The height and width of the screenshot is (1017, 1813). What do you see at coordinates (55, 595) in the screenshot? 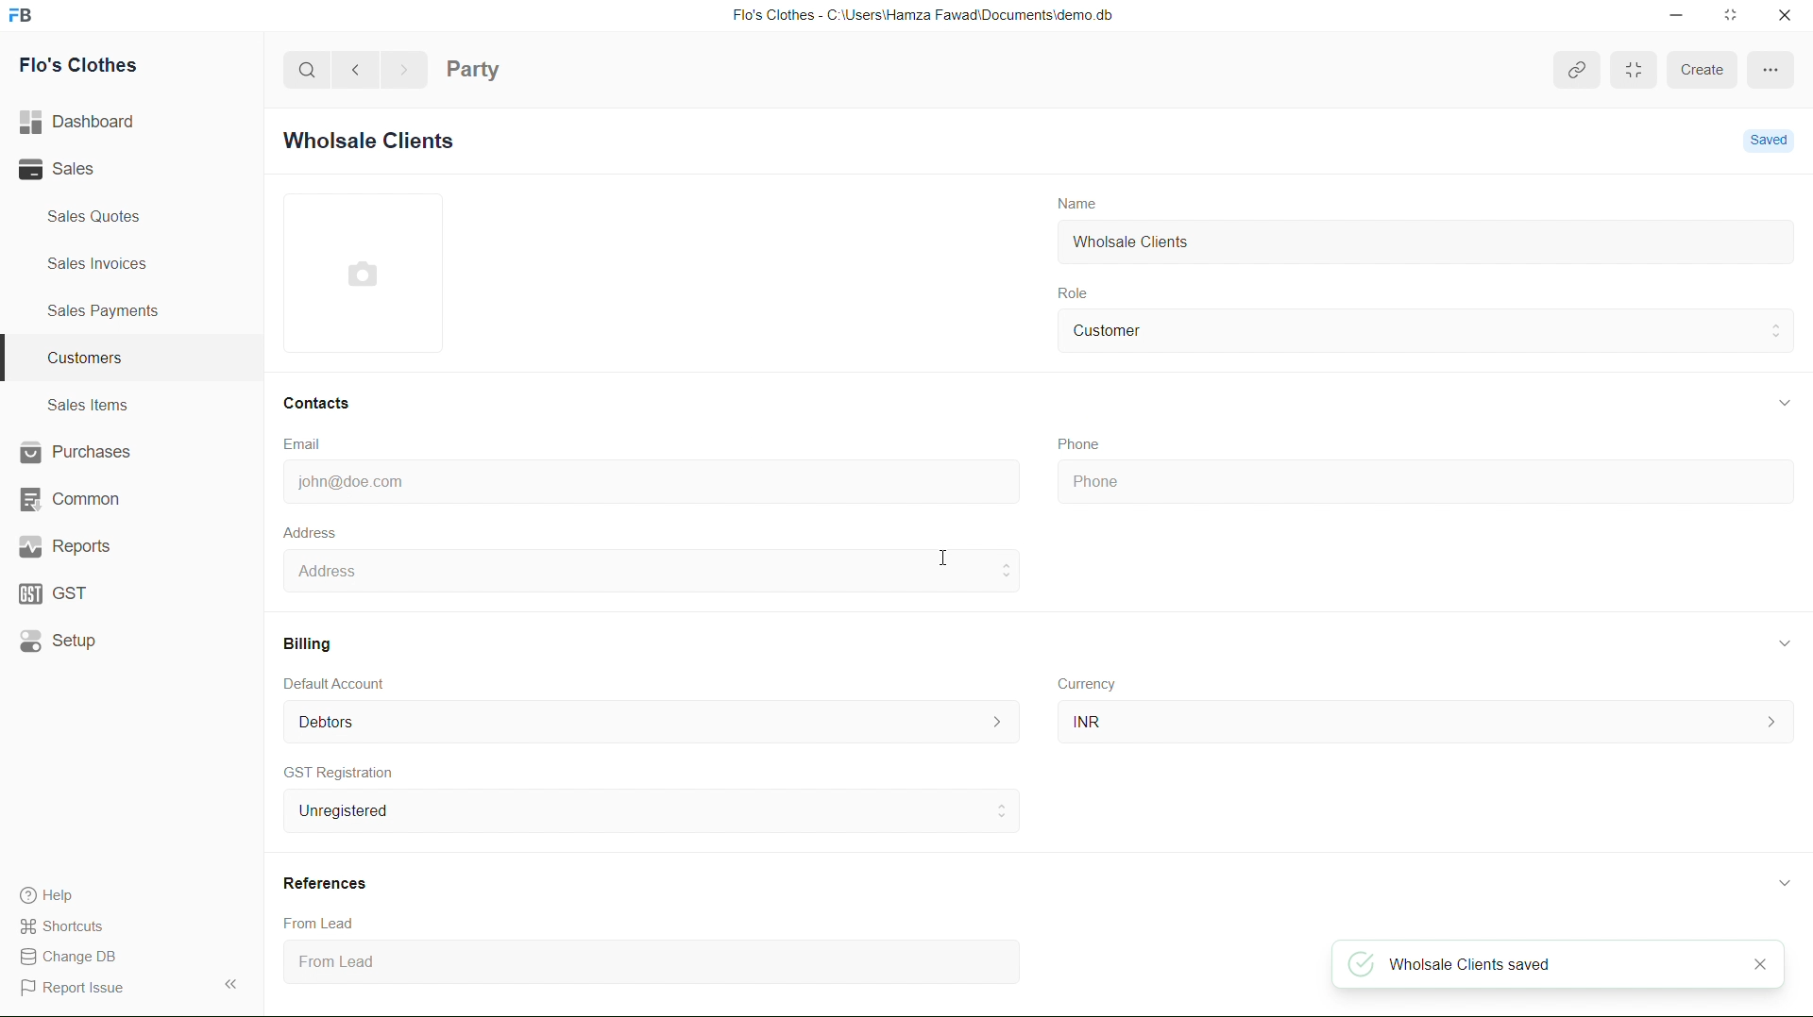
I see `GST` at bounding box center [55, 595].